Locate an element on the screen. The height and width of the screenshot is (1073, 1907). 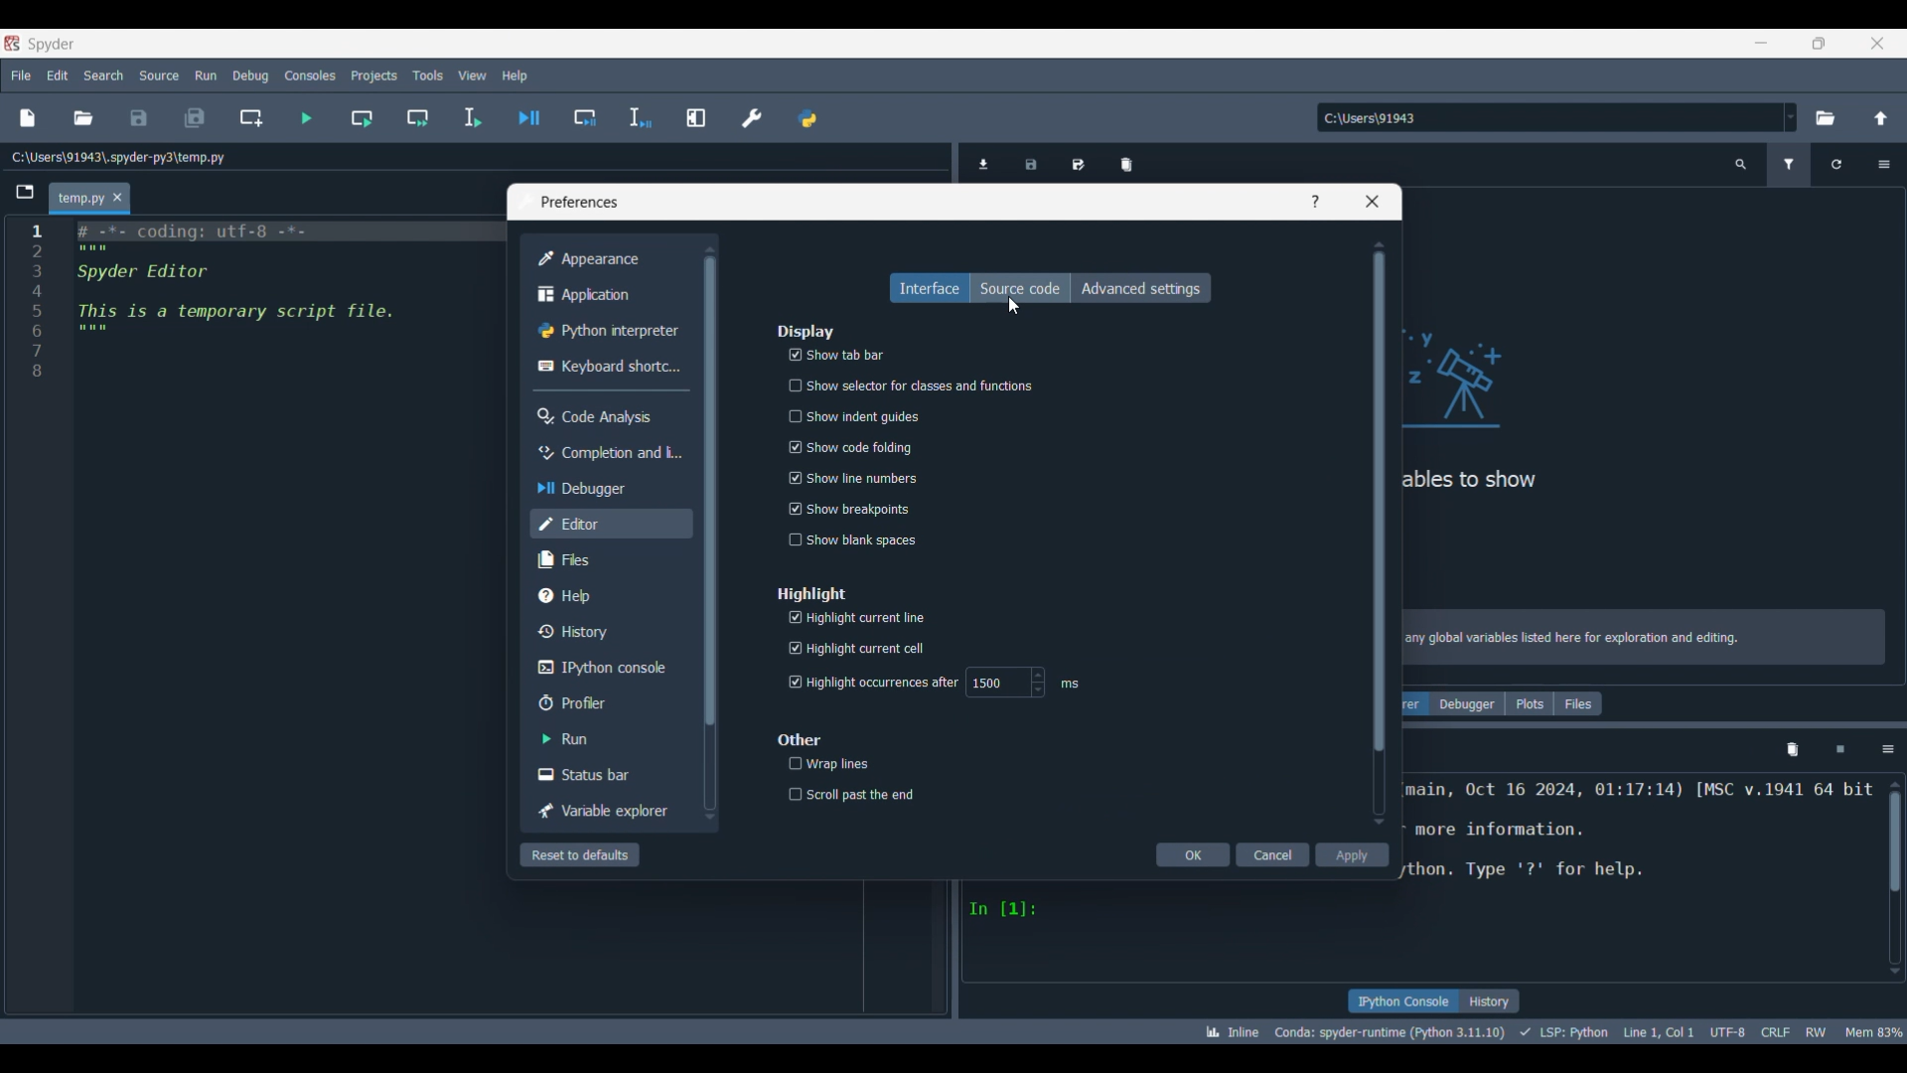
Advanced settings is located at coordinates (1141, 288).